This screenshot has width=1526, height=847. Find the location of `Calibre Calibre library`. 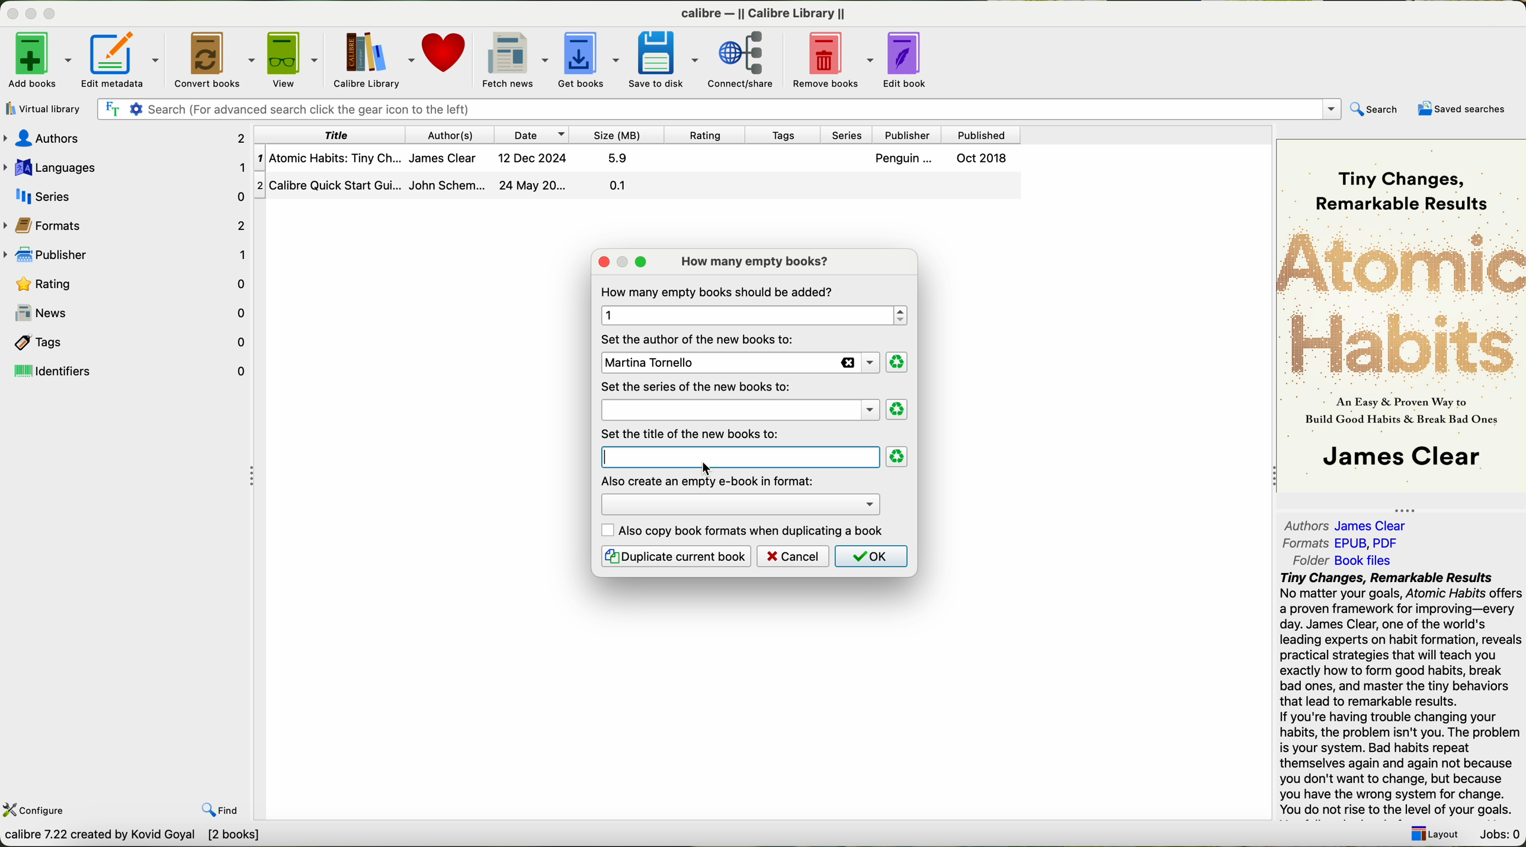

Calibre Calibre library is located at coordinates (768, 12).